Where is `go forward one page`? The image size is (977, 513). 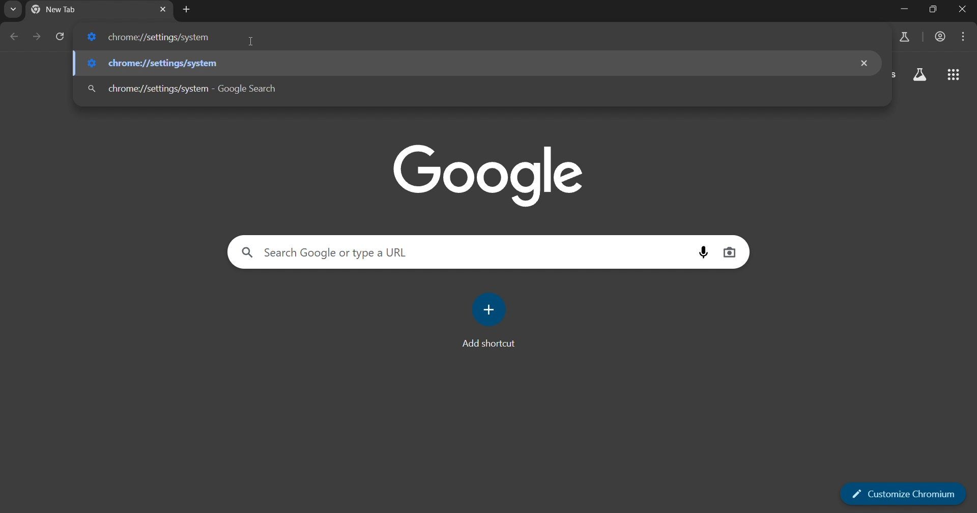 go forward one page is located at coordinates (37, 37).